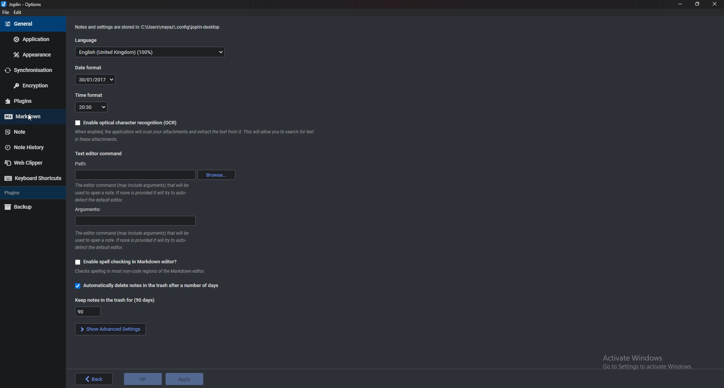 This screenshot has height=388, width=724. I want to click on date format, so click(95, 80).